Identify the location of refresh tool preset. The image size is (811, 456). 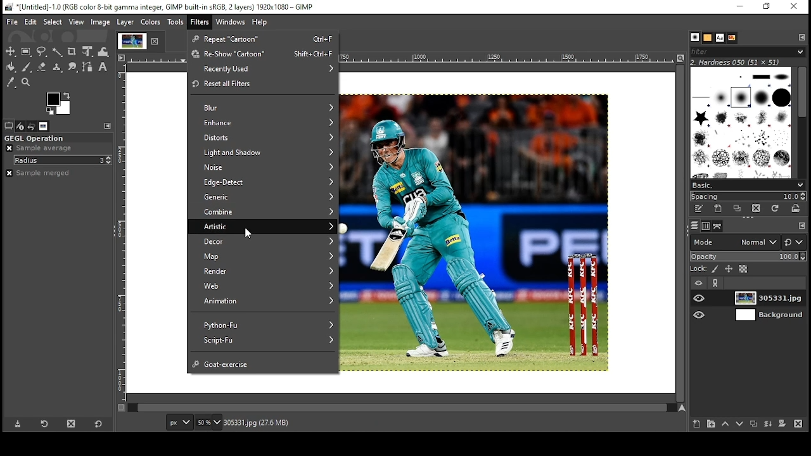
(45, 424).